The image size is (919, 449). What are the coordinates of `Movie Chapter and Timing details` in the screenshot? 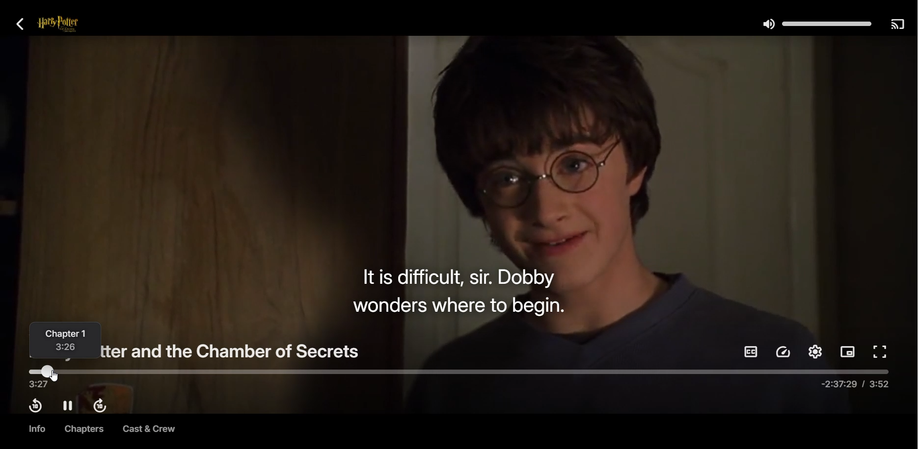 It's located at (67, 341).